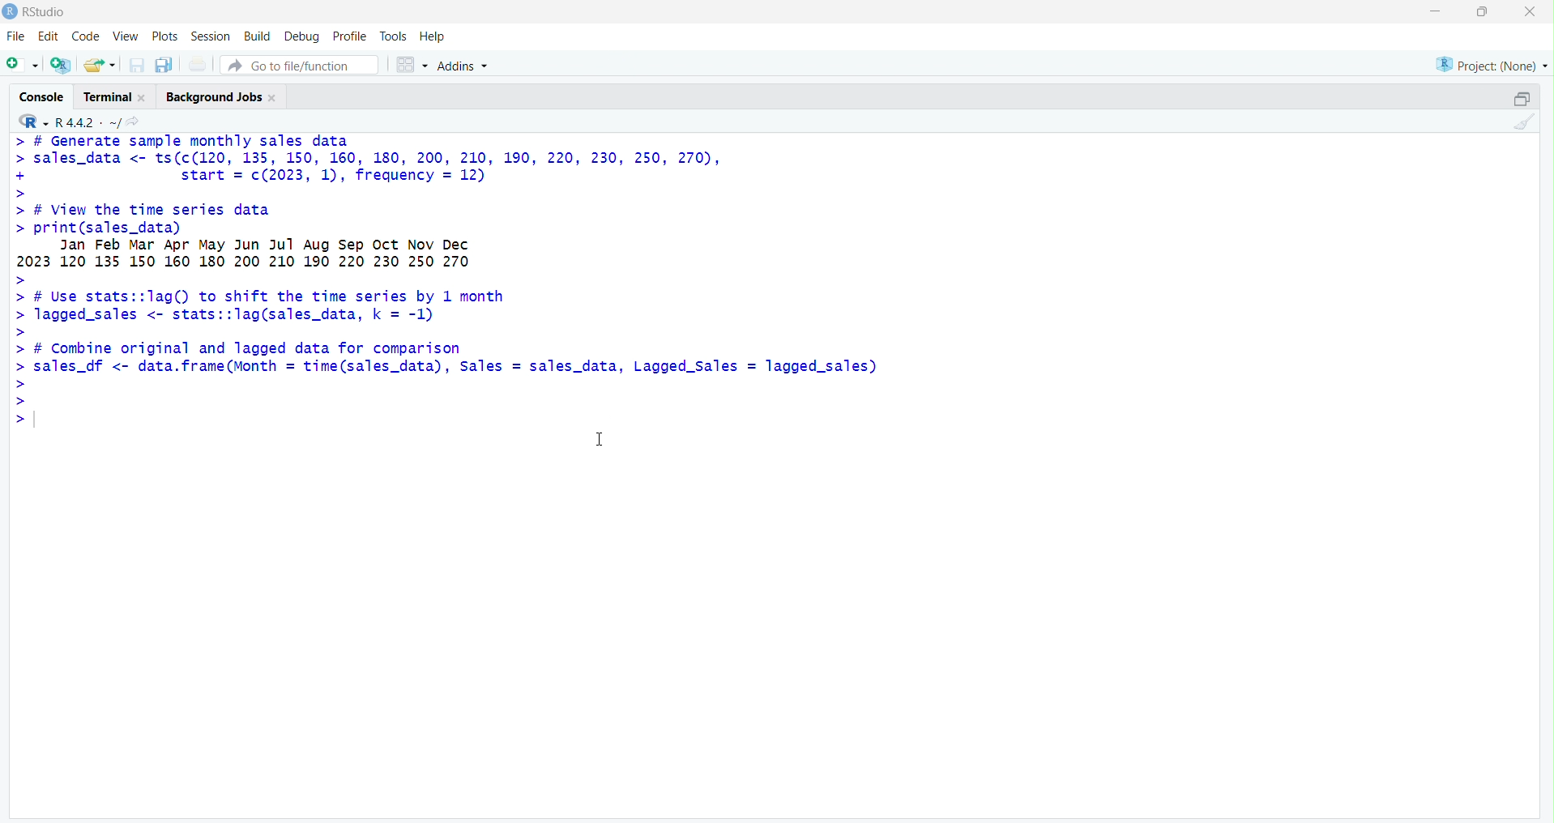  I want to click on save current document, so click(138, 66).